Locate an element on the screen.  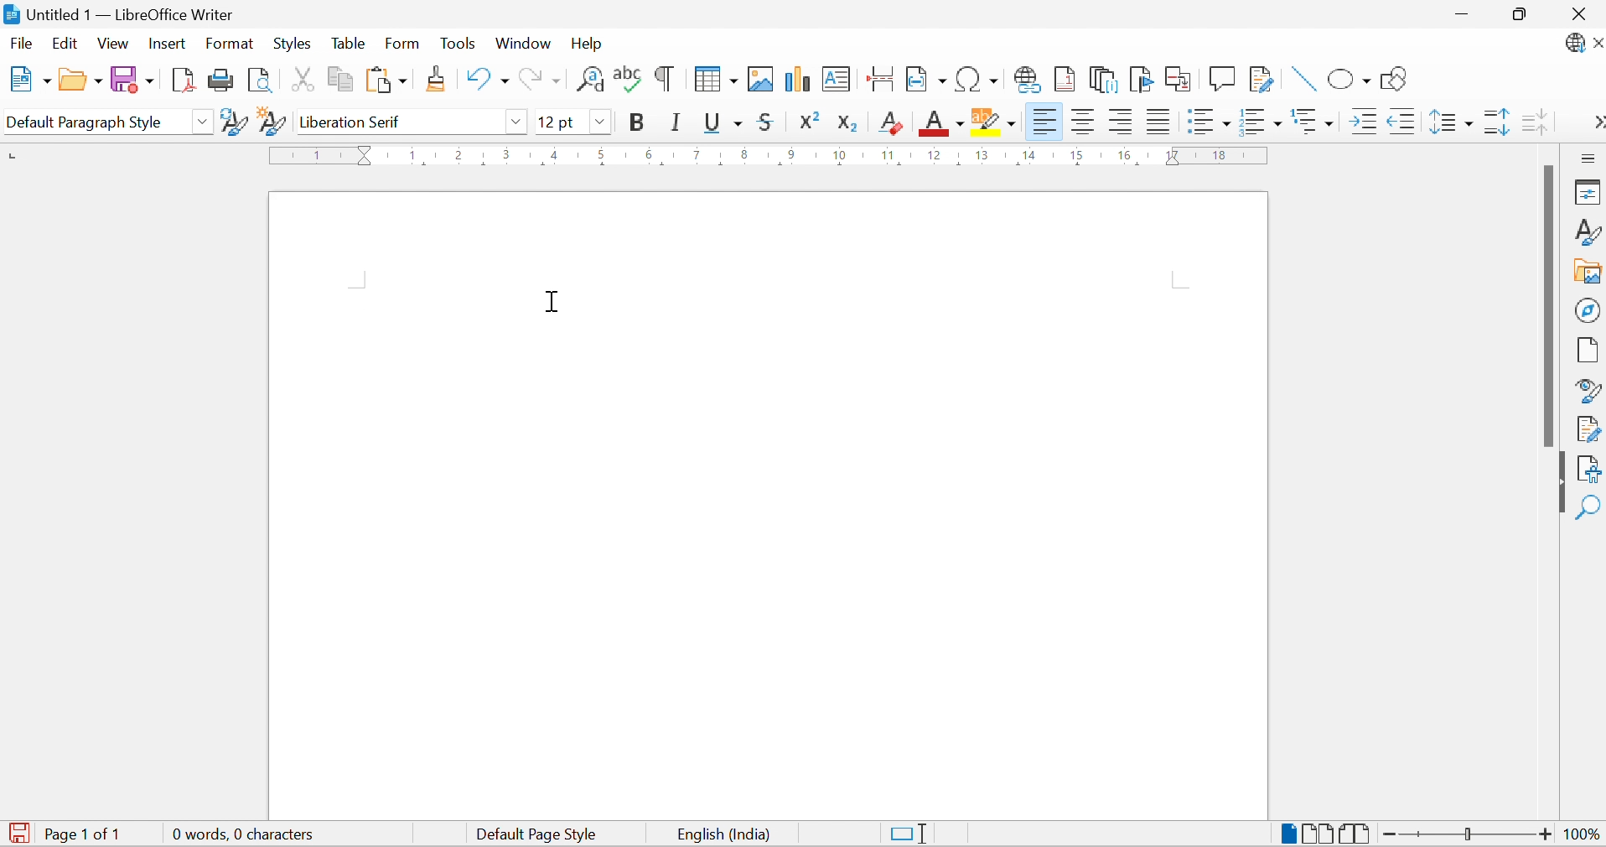
Drop Down is located at coordinates (601, 121).